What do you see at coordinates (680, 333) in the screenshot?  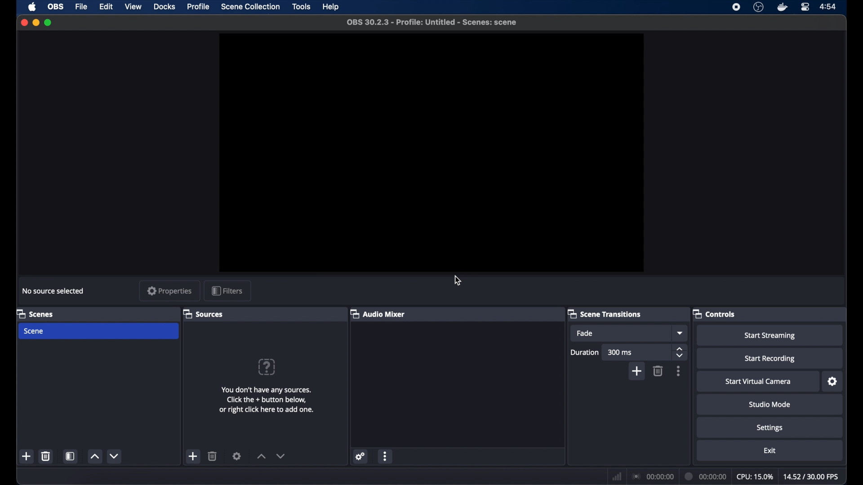 I see `fade dropdown` at bounding box center [680, 333].